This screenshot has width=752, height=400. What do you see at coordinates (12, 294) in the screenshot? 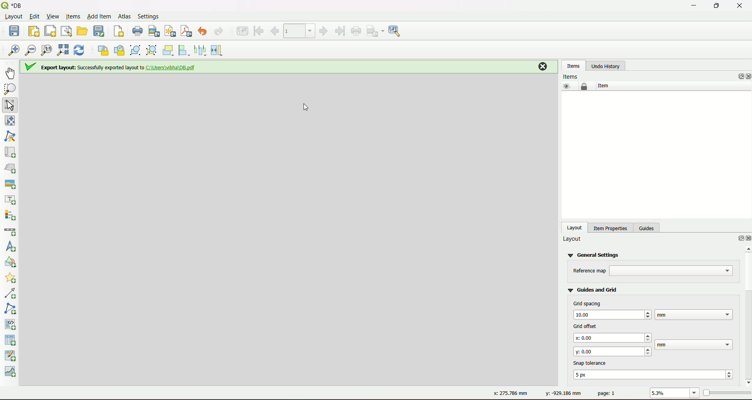
I see `add arrow` at bounding box center [12, 294].